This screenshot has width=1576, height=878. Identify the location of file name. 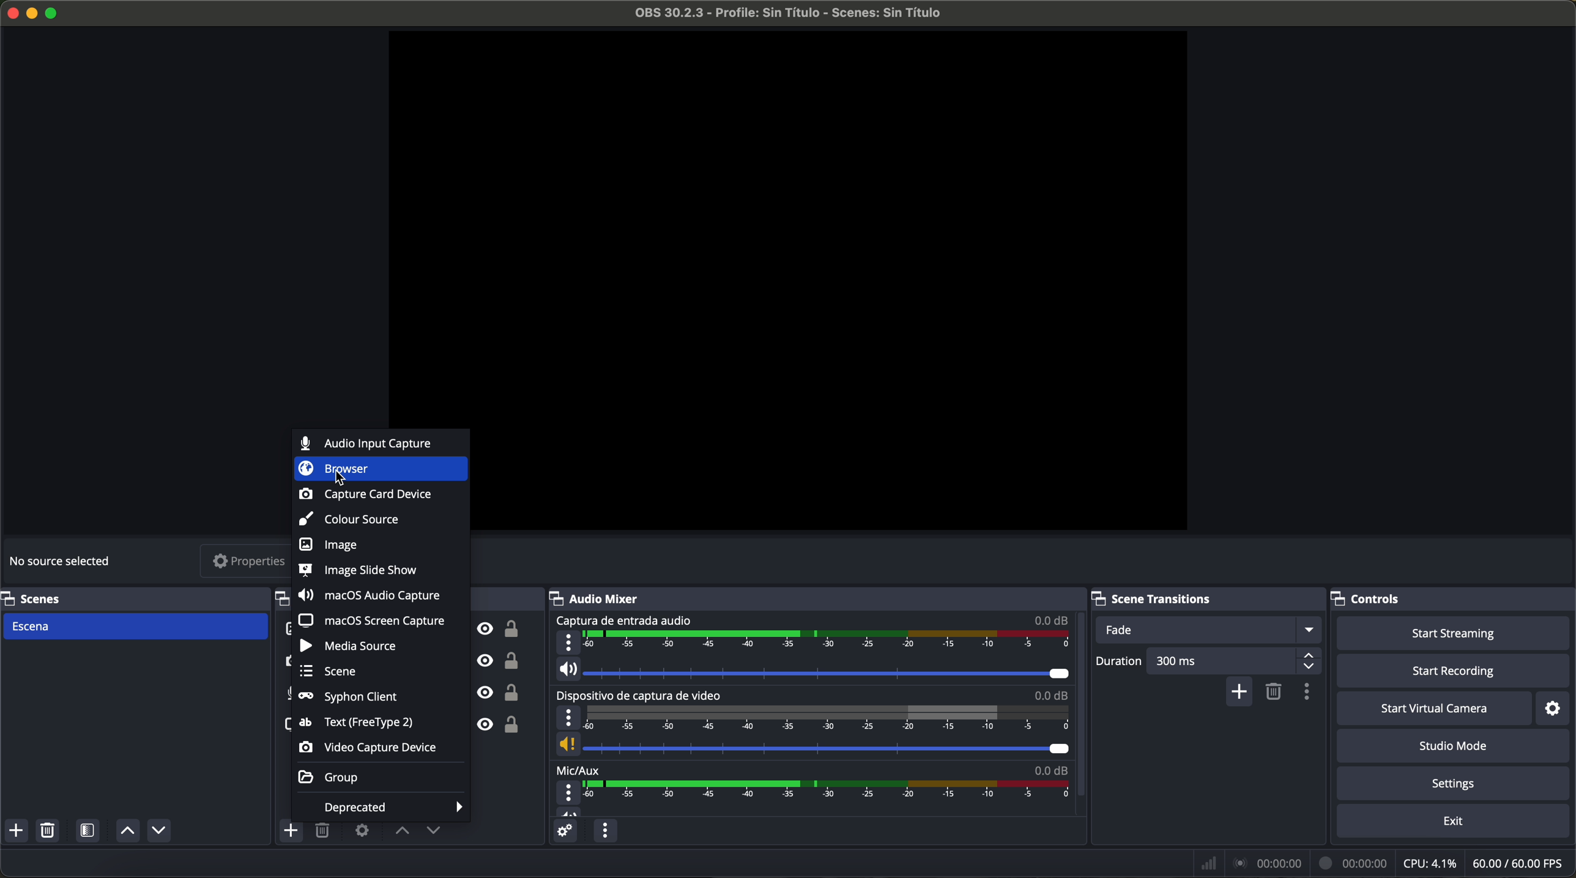
(788, 13).